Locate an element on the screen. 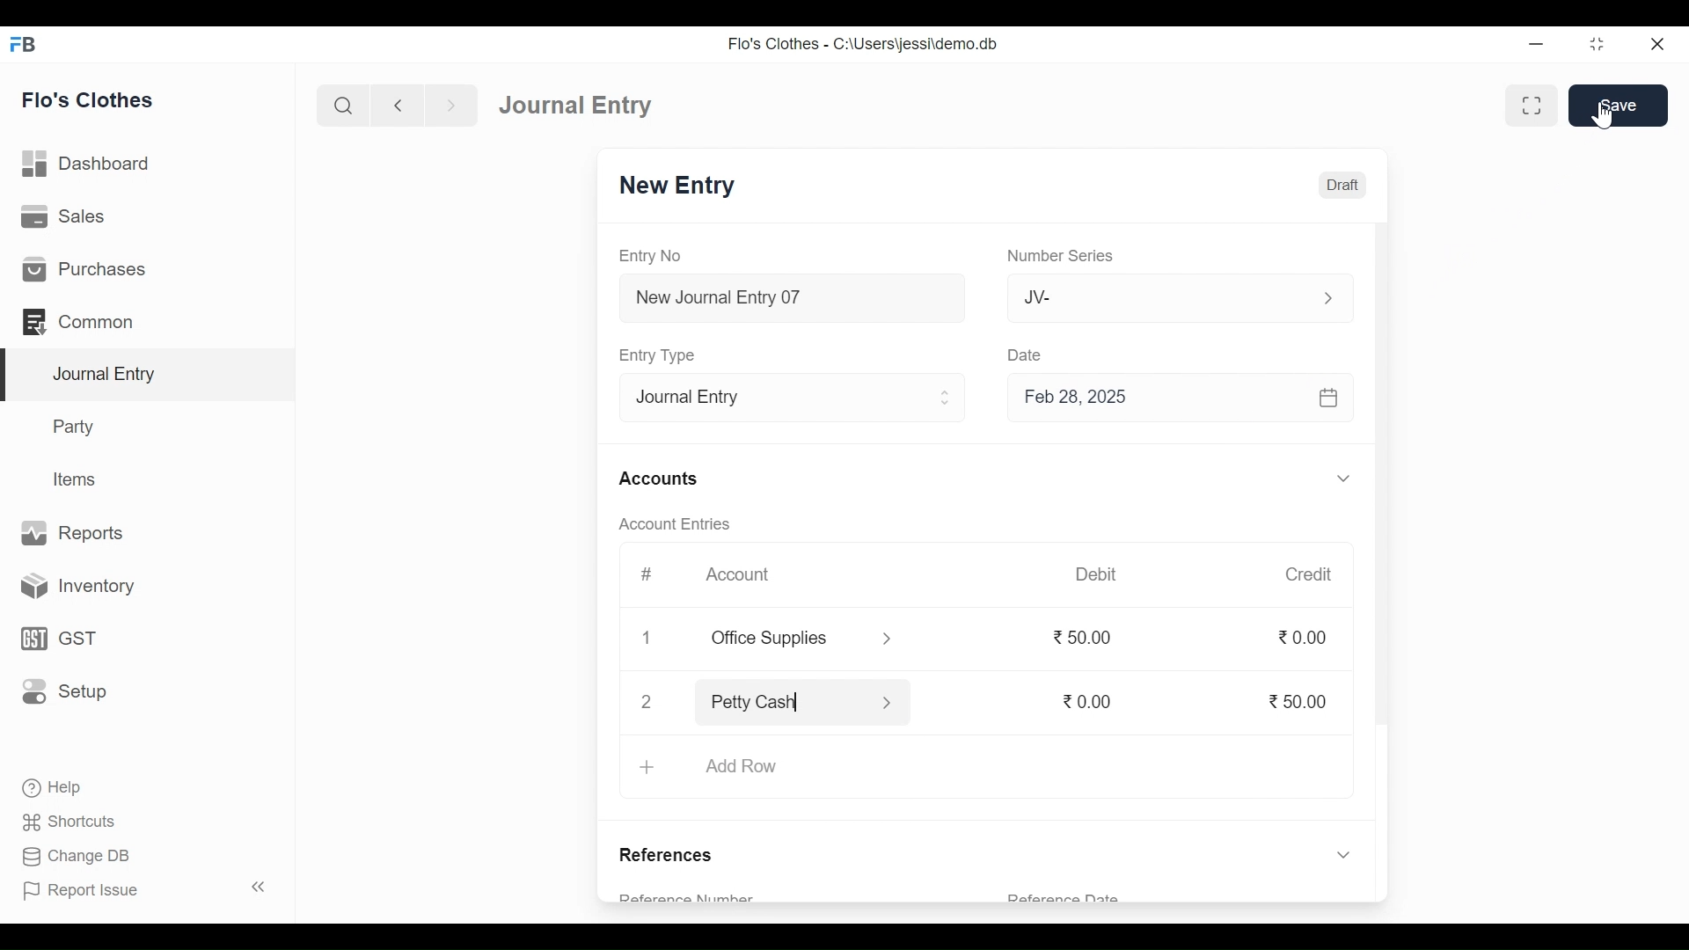 Image resolution: width=1689 pixels, height=950 pixels. 50.00 is located at coordinates (1089, 637).